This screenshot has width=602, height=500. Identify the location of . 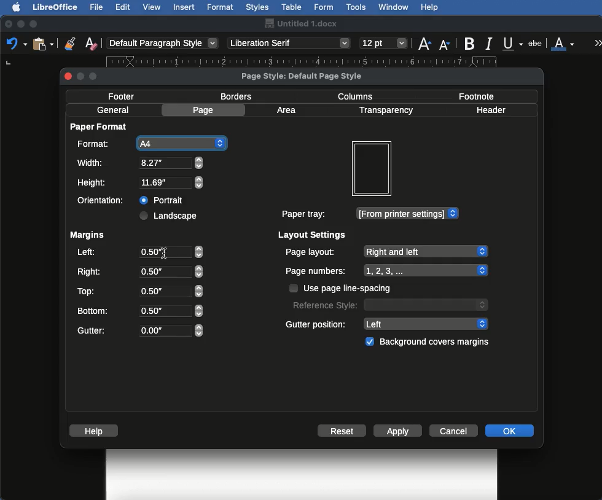
(163, 251).